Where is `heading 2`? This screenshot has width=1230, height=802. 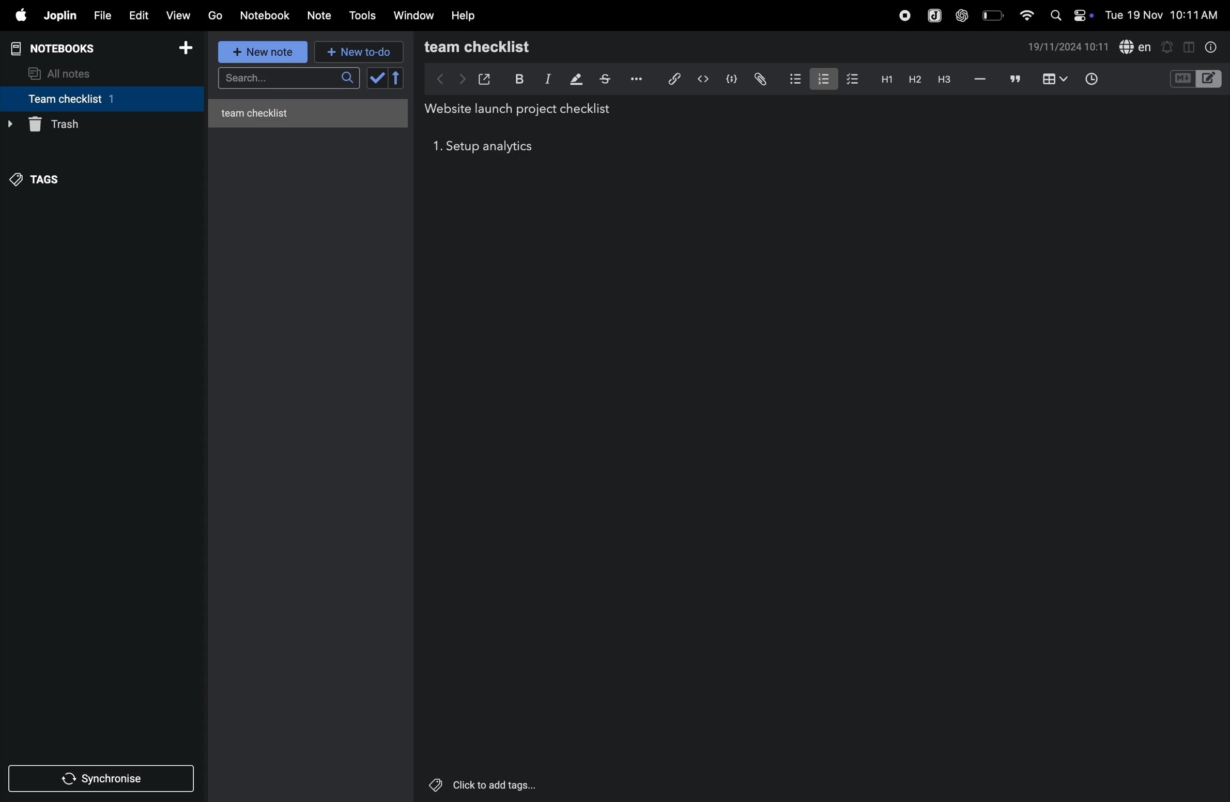 heading 2 is located at coordinates (884, 79).